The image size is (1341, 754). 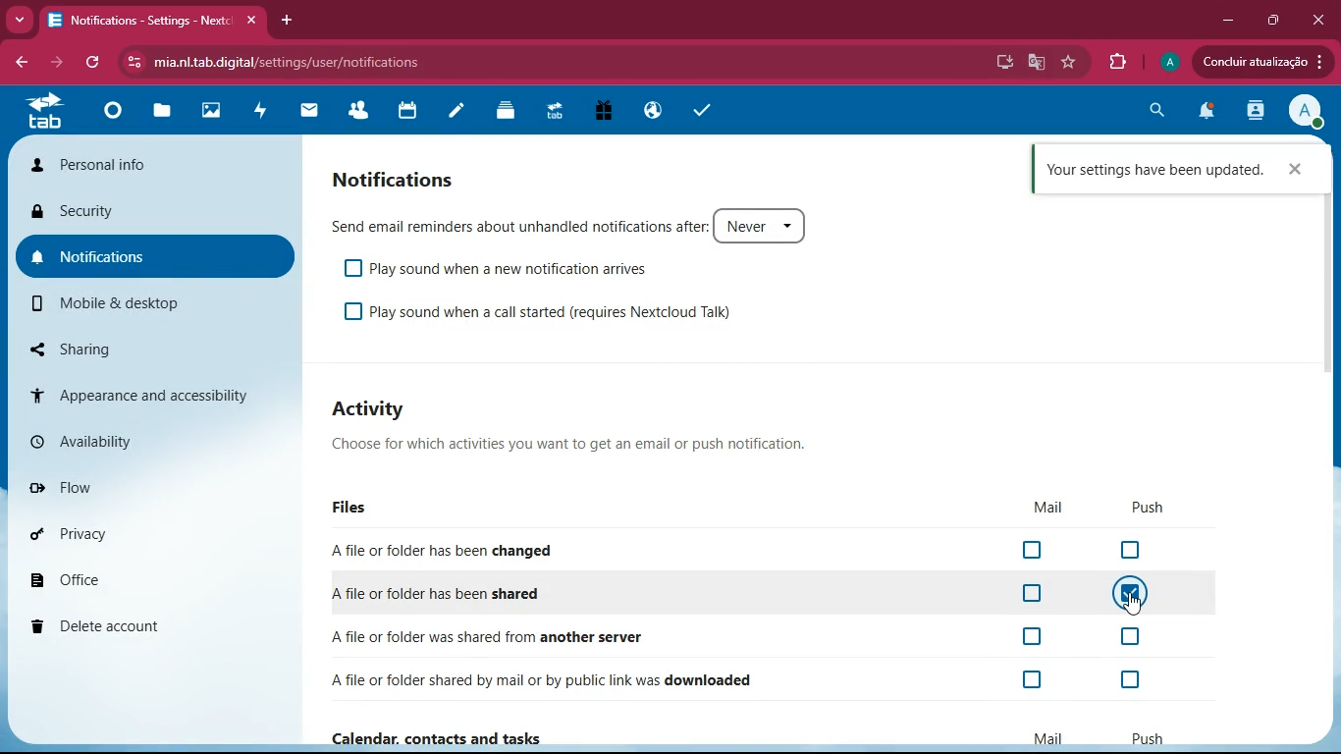 What do you see at coordinates (1258, 62) in the screenshot?
I see `update` at bounding box center [1258, 62].